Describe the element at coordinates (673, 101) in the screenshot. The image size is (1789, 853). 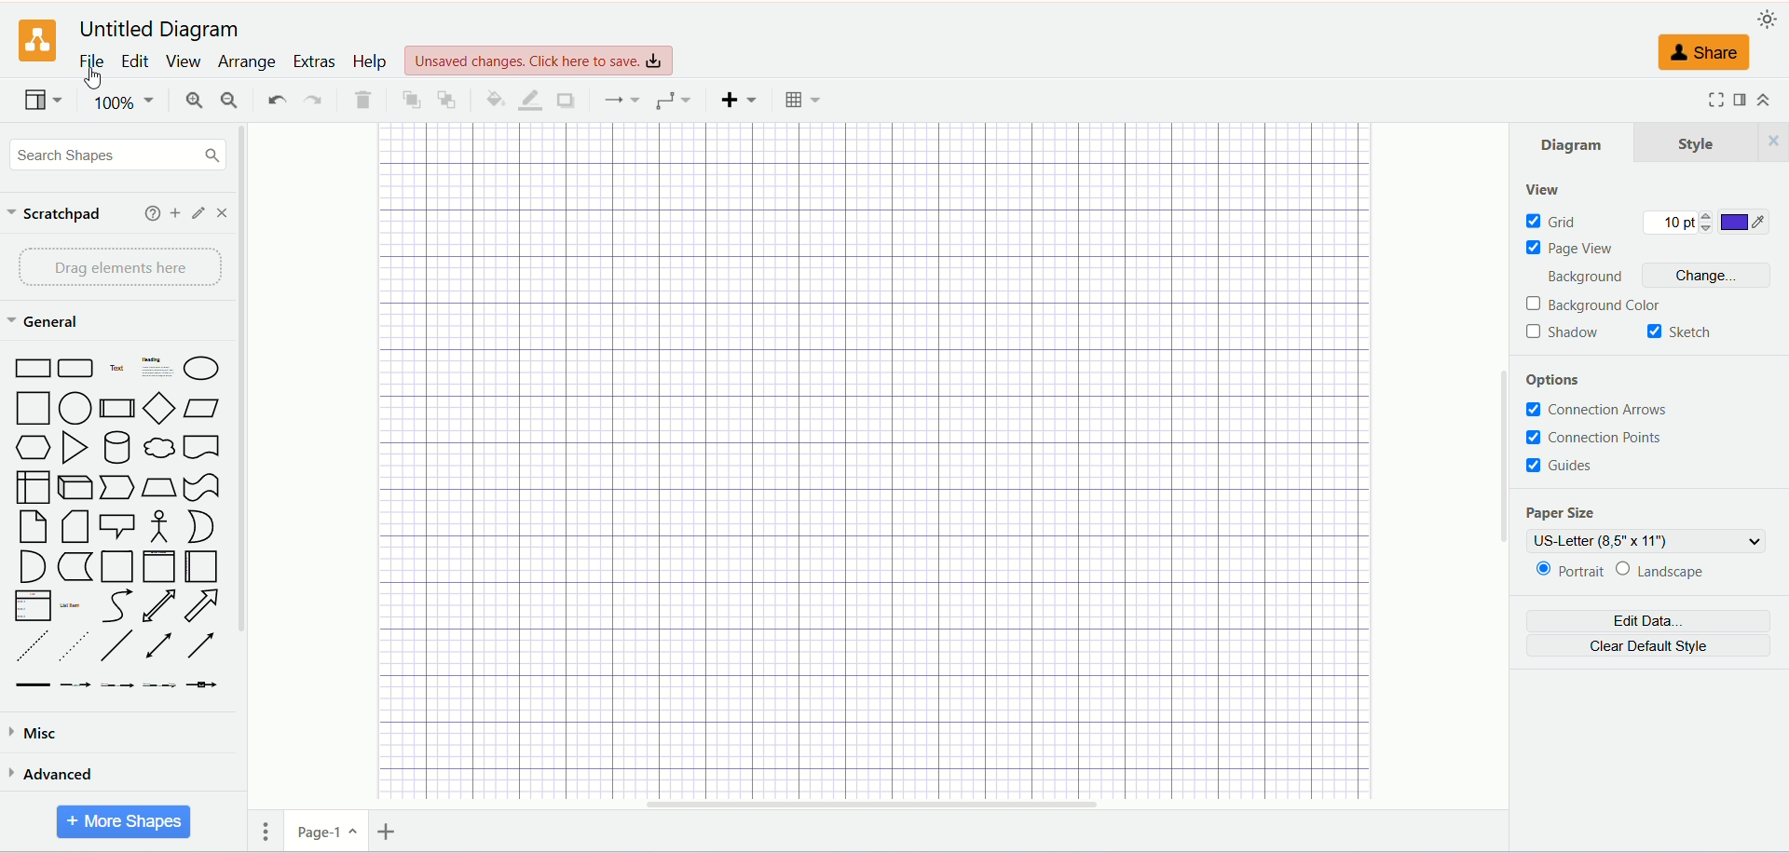
I see `connection` at that location.